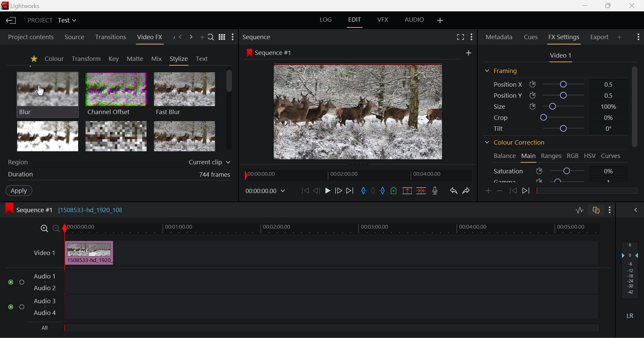 The image size is (644, 338). What do you see at coordinates (73, 36) in the screenshot?
I see `Source` at bounding box center [73, 36].